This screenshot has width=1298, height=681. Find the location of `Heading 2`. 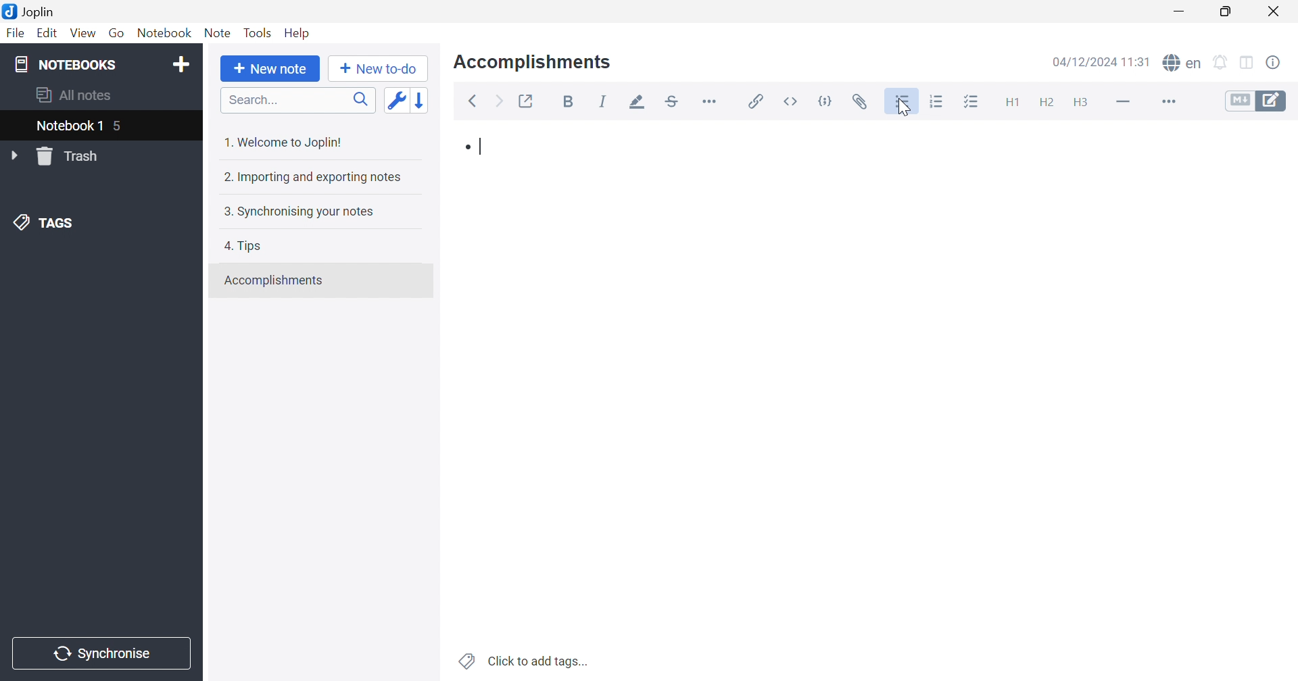

Heading 2 is located at coordinates (1045, 101).